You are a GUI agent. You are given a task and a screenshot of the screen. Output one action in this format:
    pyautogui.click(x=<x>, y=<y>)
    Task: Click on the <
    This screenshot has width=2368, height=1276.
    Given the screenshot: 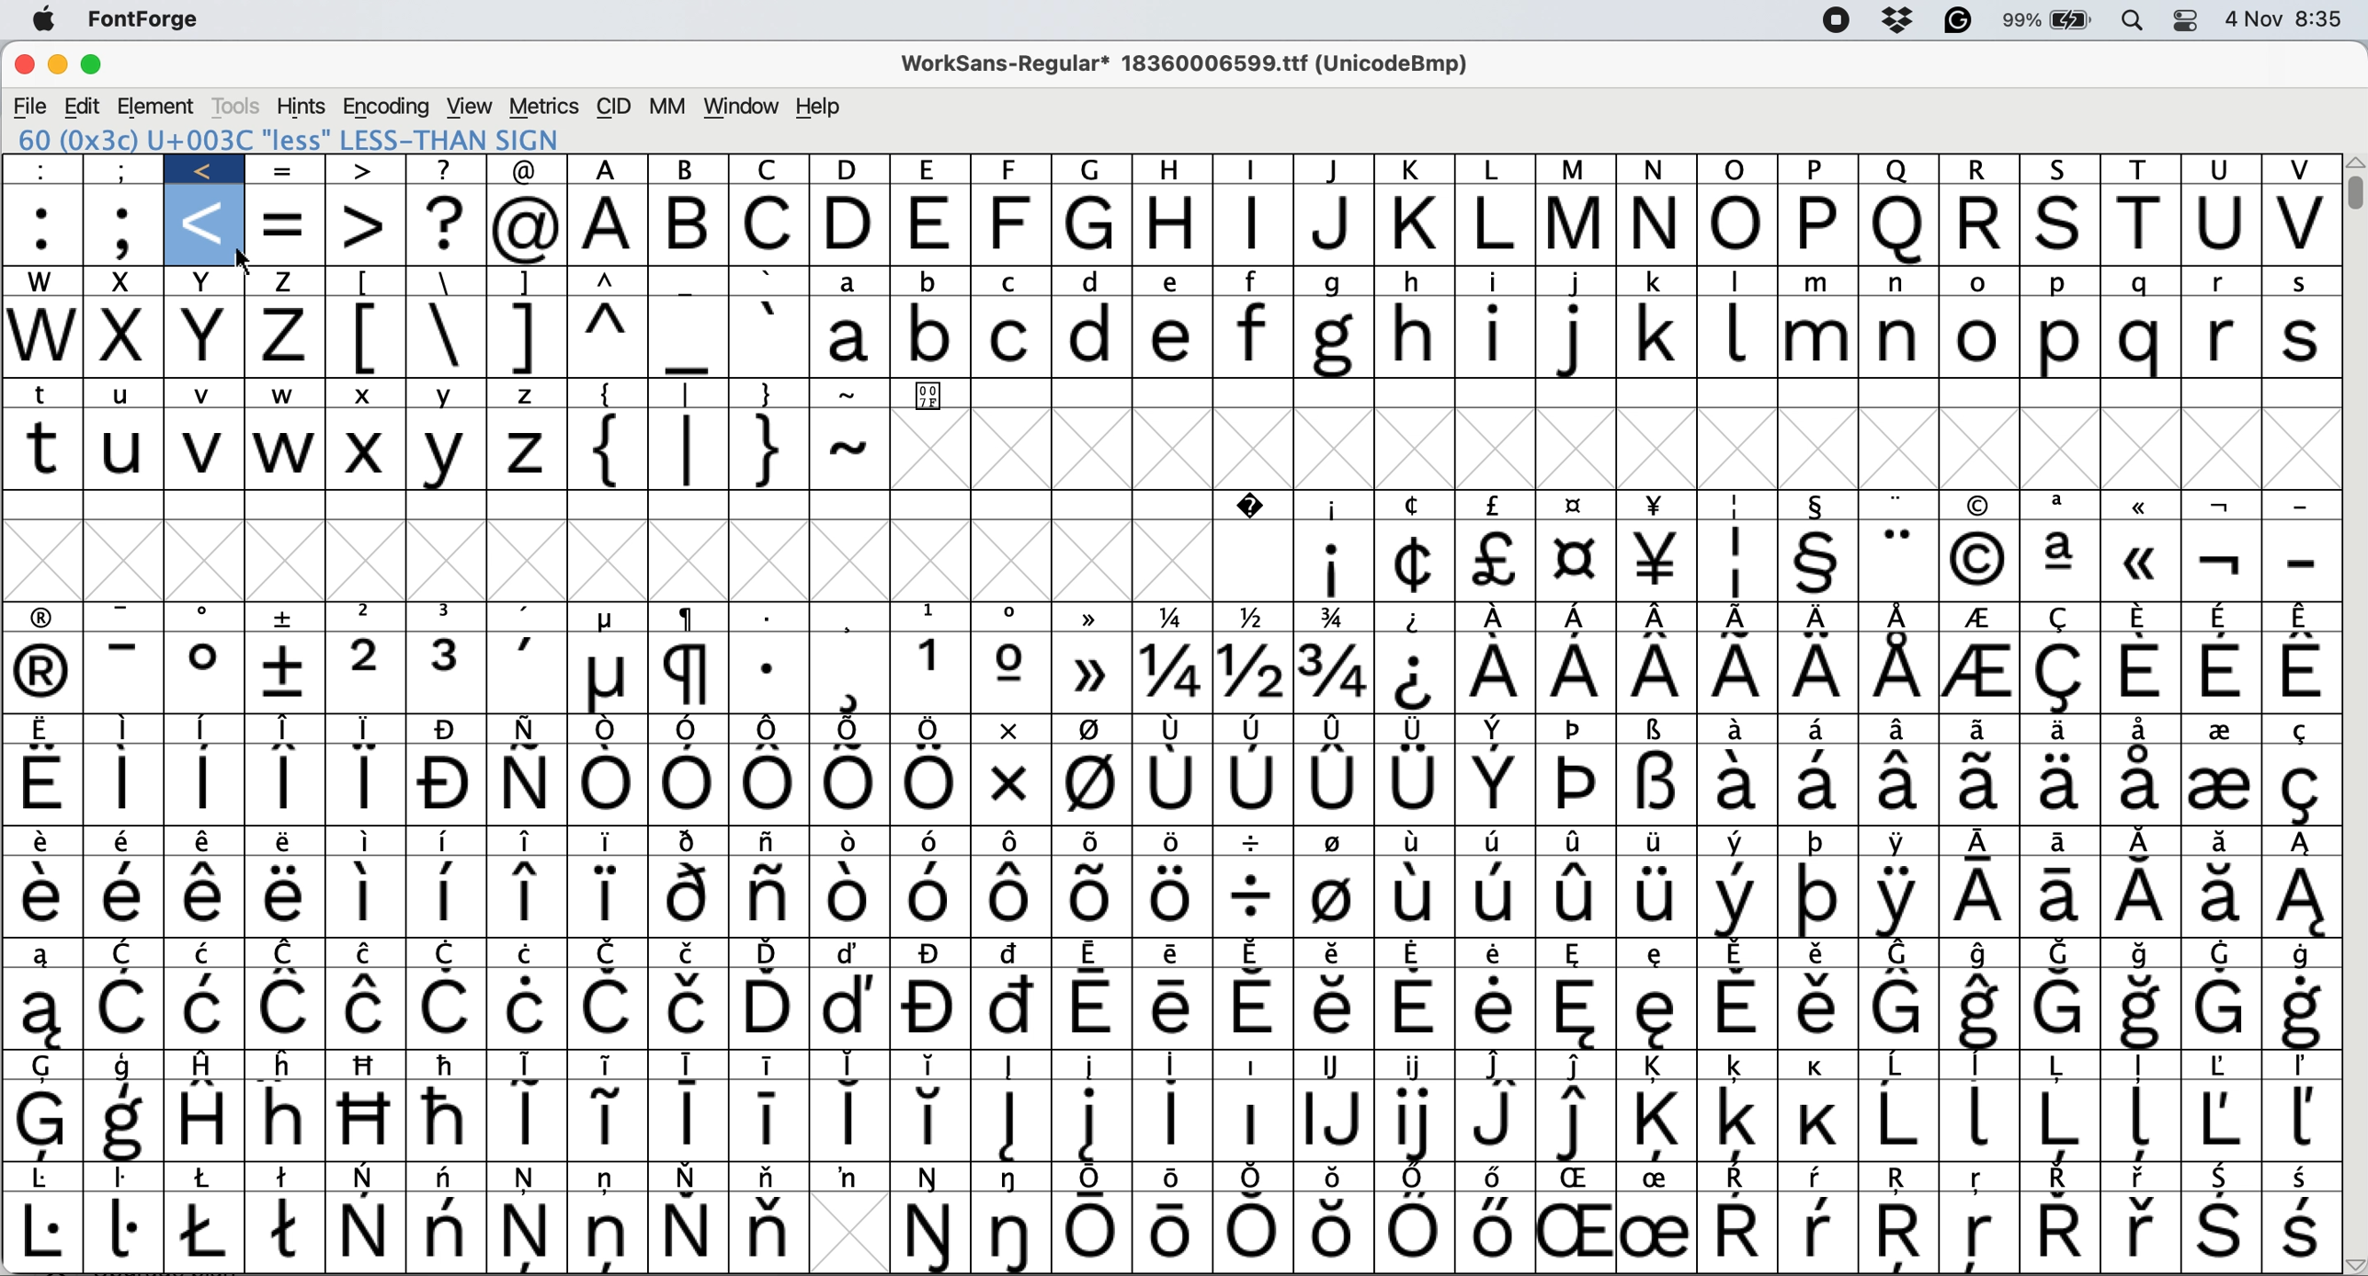 What is the action you would take?
    pyautogui.click(x=207, y=170)
    